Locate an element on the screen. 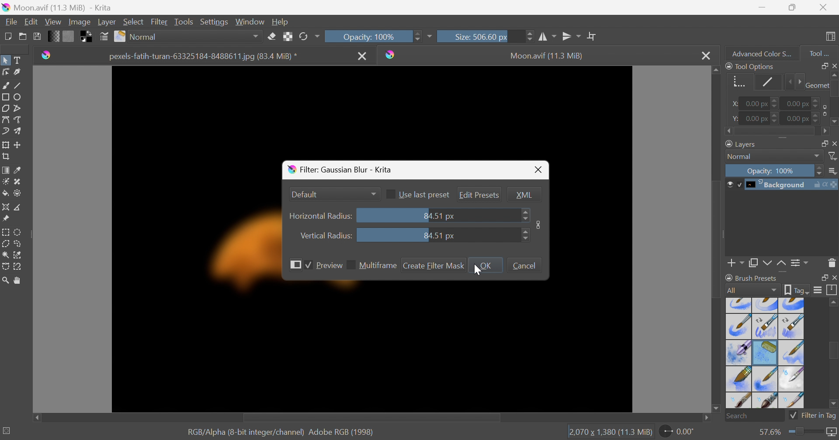 This screenshot has width=839, height=440. Preserve Alpha is located at coordinates (286, 37).